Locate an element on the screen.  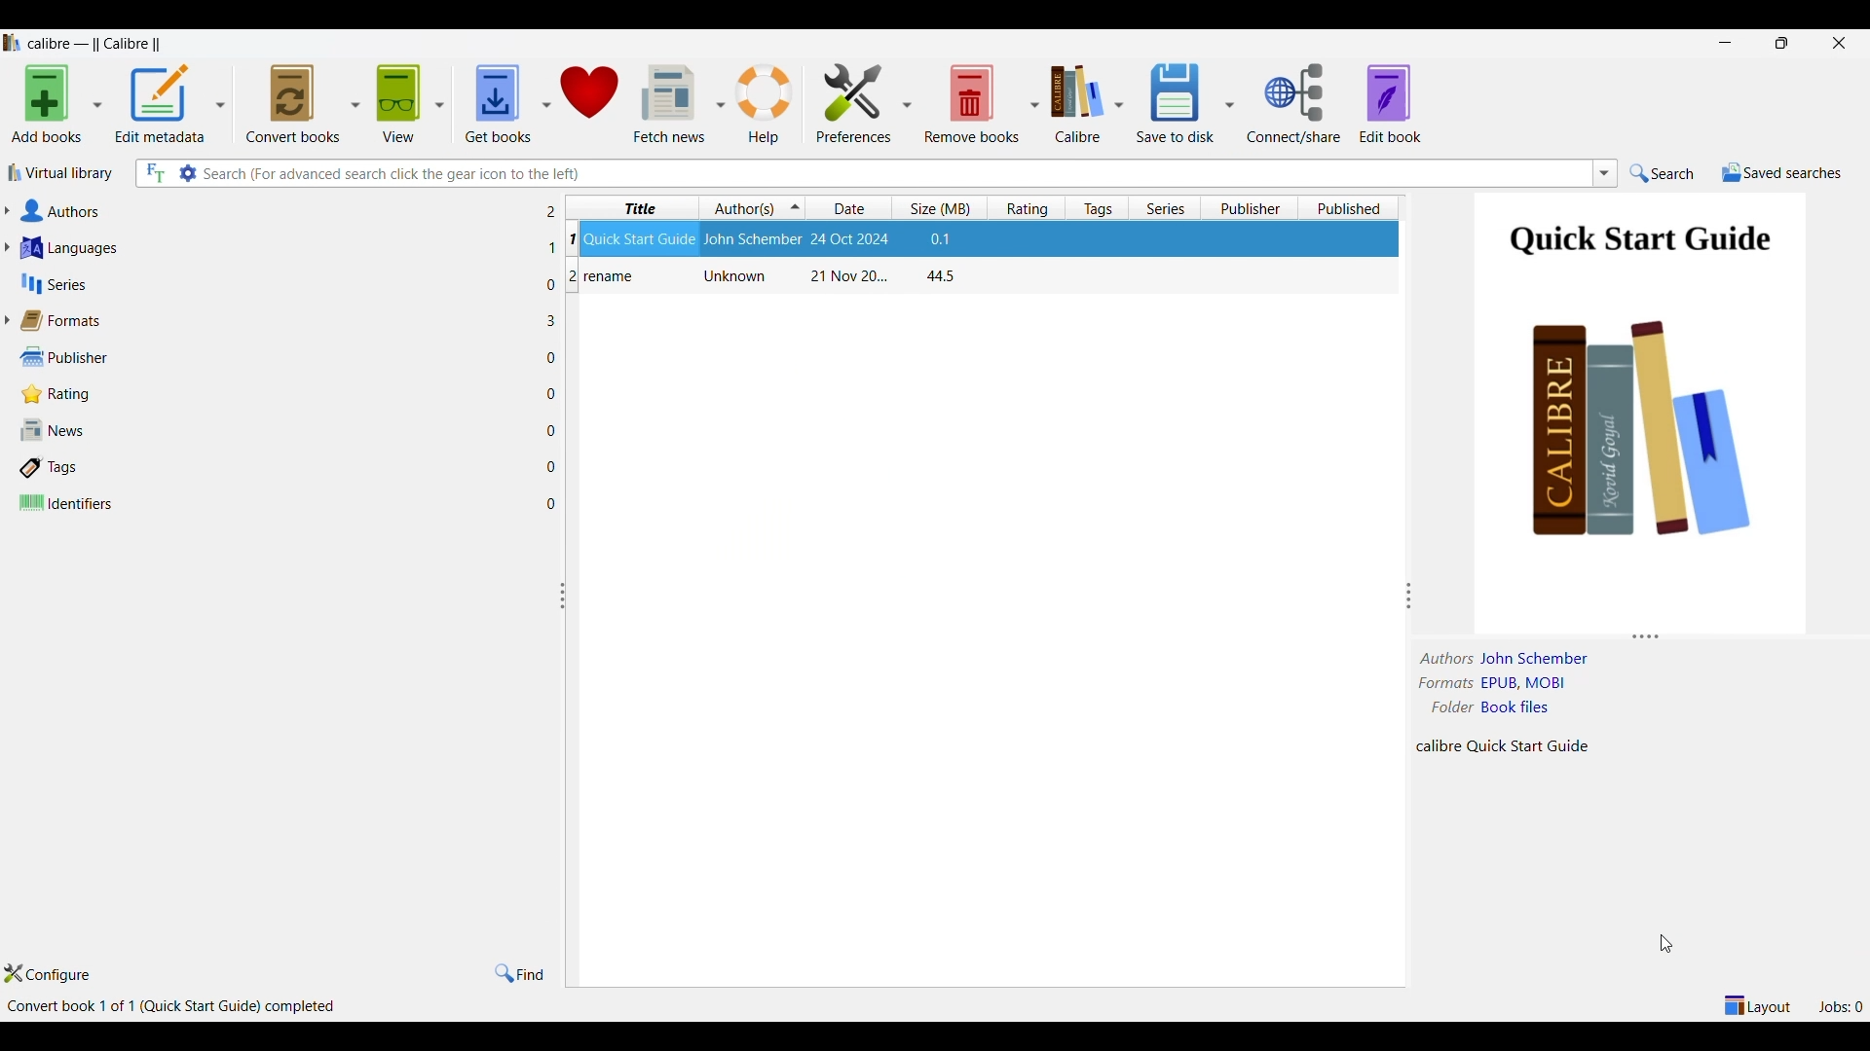
Tags column is located at coordinates (1097, 207).